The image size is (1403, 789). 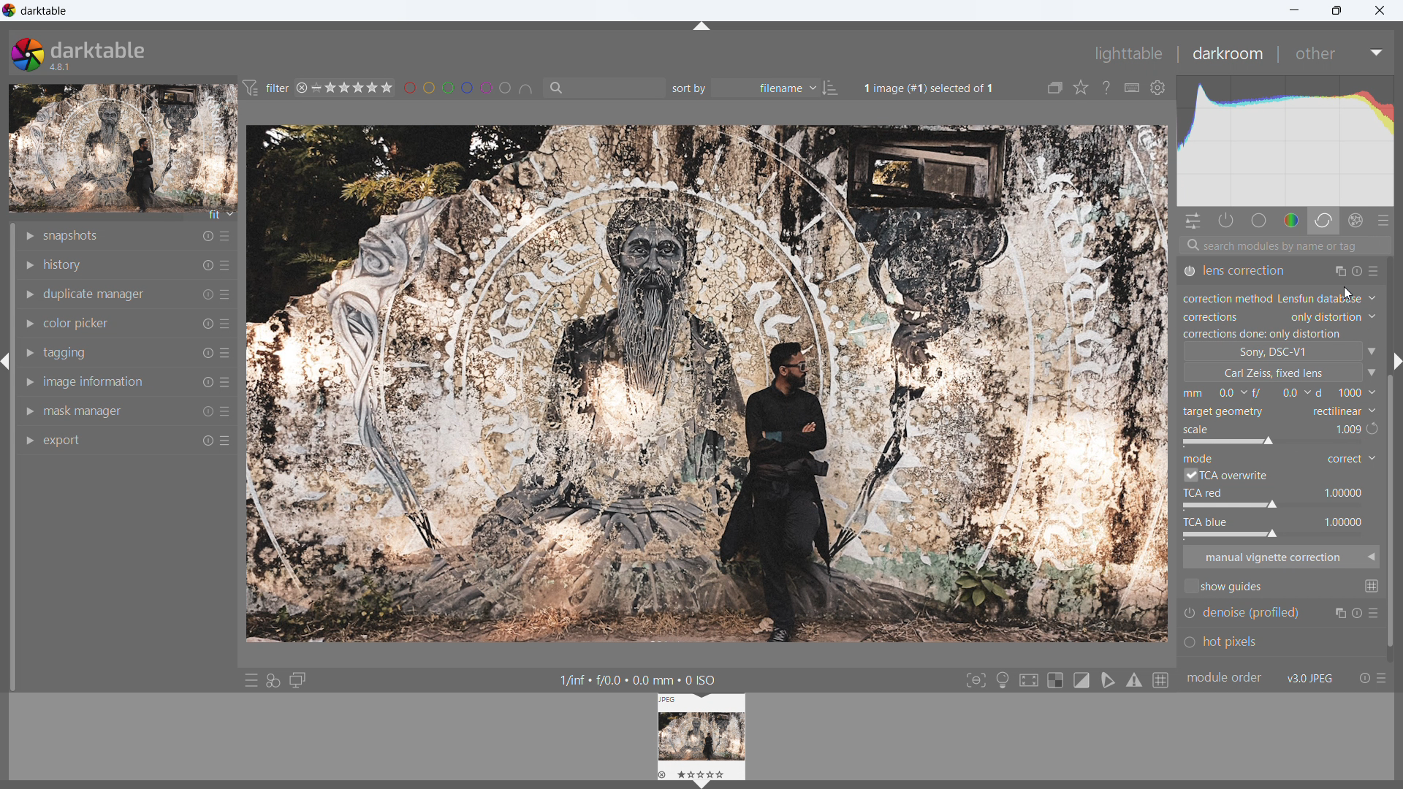 I want to click on more options, so click(x=227, y=438).